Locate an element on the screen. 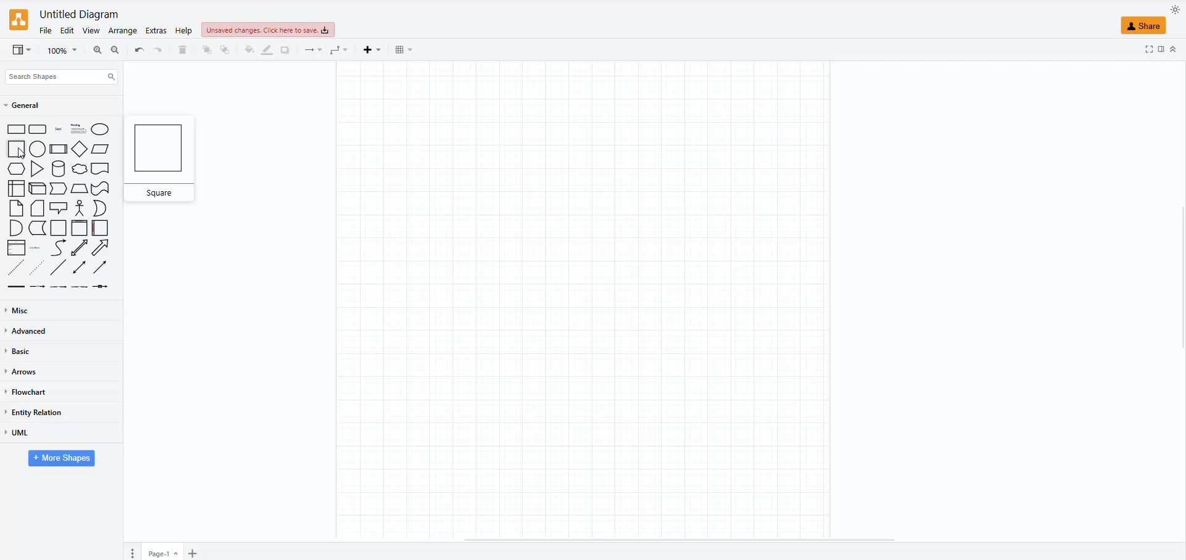 The width and height of the screenshot is (1186, 560). more shapes is located at coordinates (59, 459).